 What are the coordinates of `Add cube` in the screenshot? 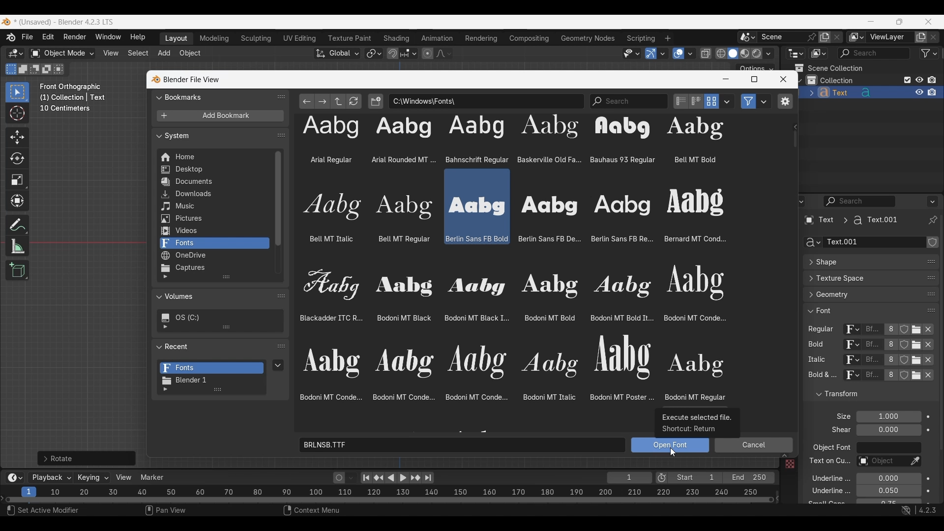 It's located at (17, 270).